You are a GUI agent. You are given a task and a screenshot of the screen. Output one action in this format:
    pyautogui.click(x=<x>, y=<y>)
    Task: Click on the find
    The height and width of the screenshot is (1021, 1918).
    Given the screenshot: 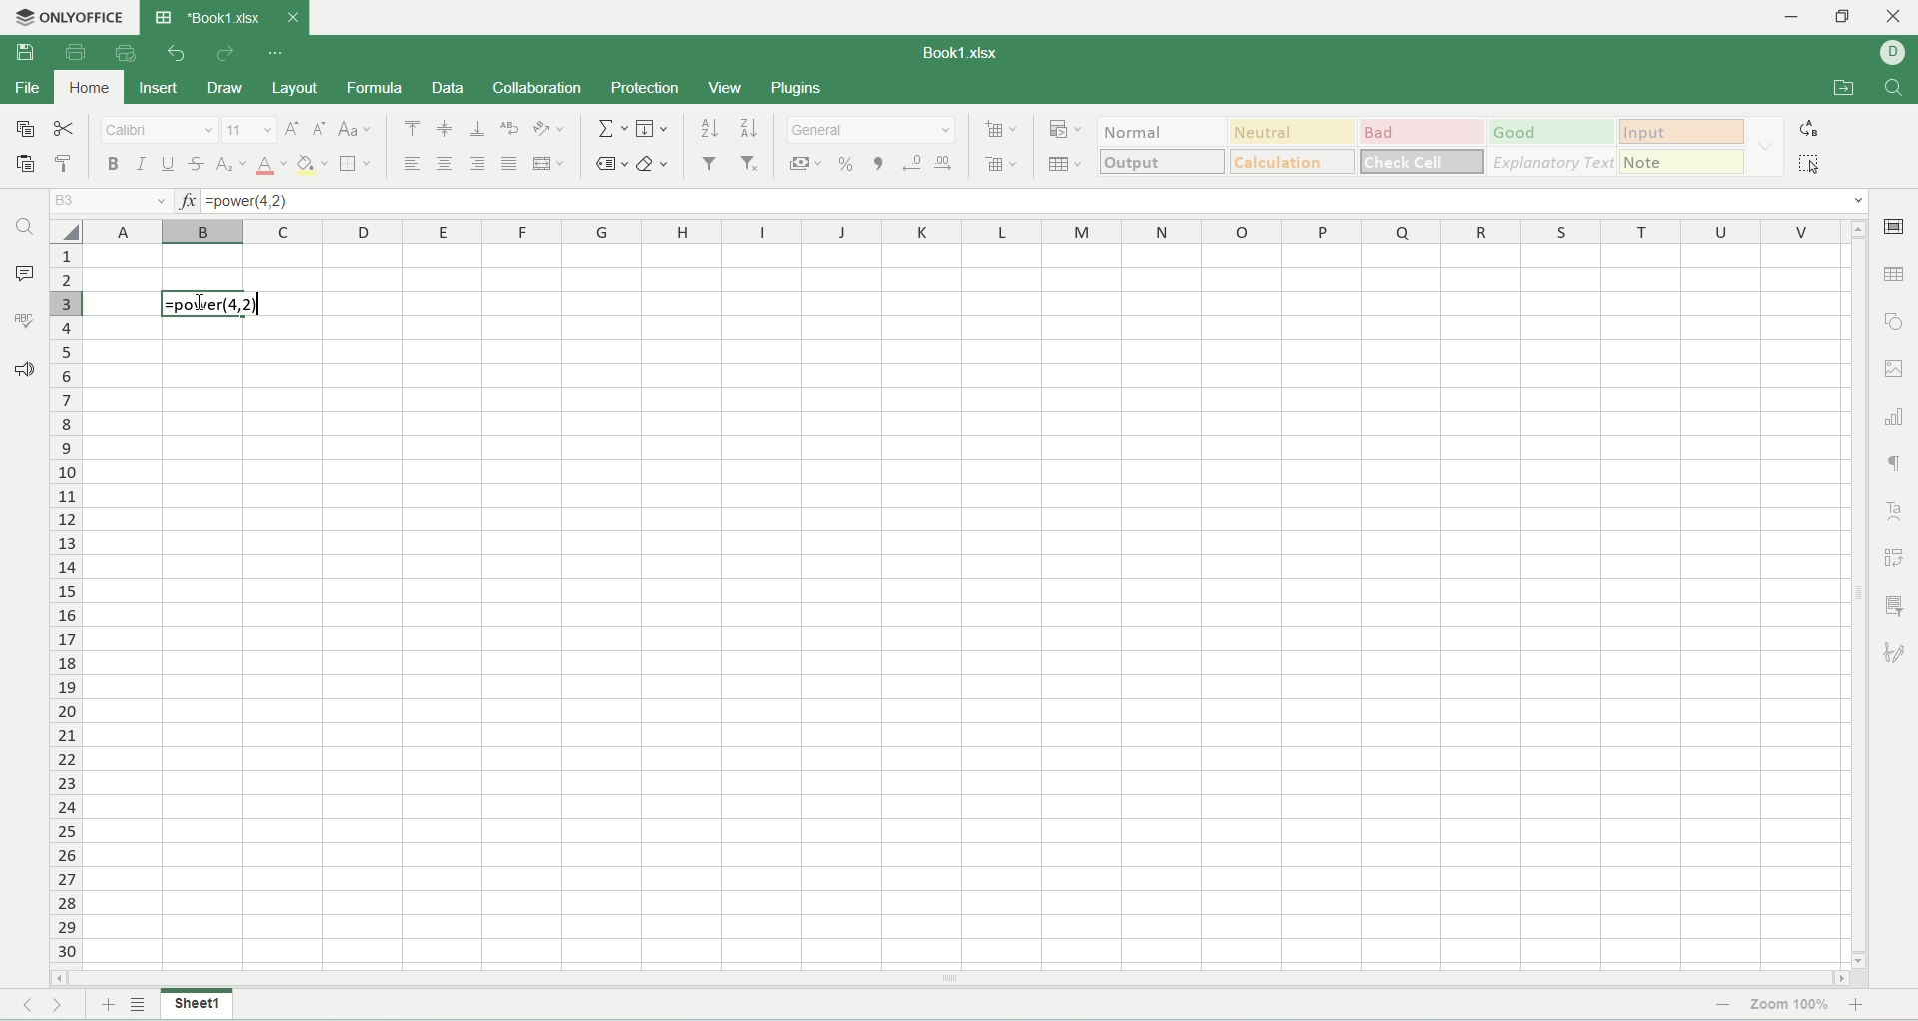 What is the action you would take?
    pyautogui.click(x=23, y=228)
    